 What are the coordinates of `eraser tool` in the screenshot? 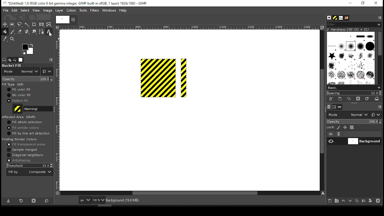 It's located at (19, 31).